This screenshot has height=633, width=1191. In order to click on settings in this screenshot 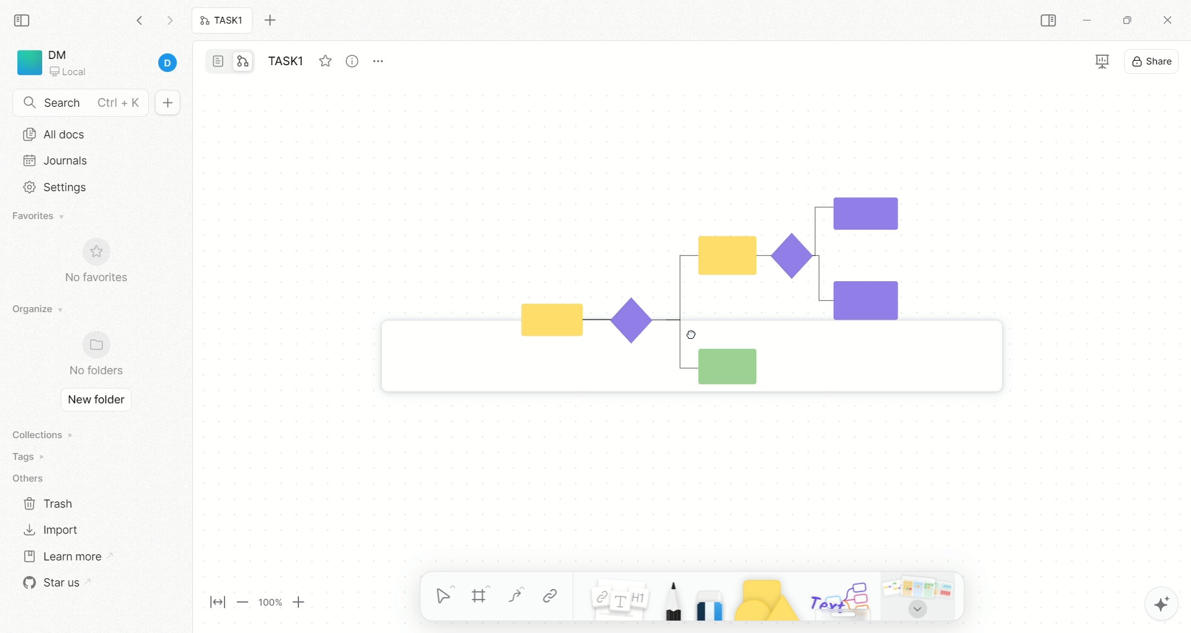, I will do `click(51, 187)`.